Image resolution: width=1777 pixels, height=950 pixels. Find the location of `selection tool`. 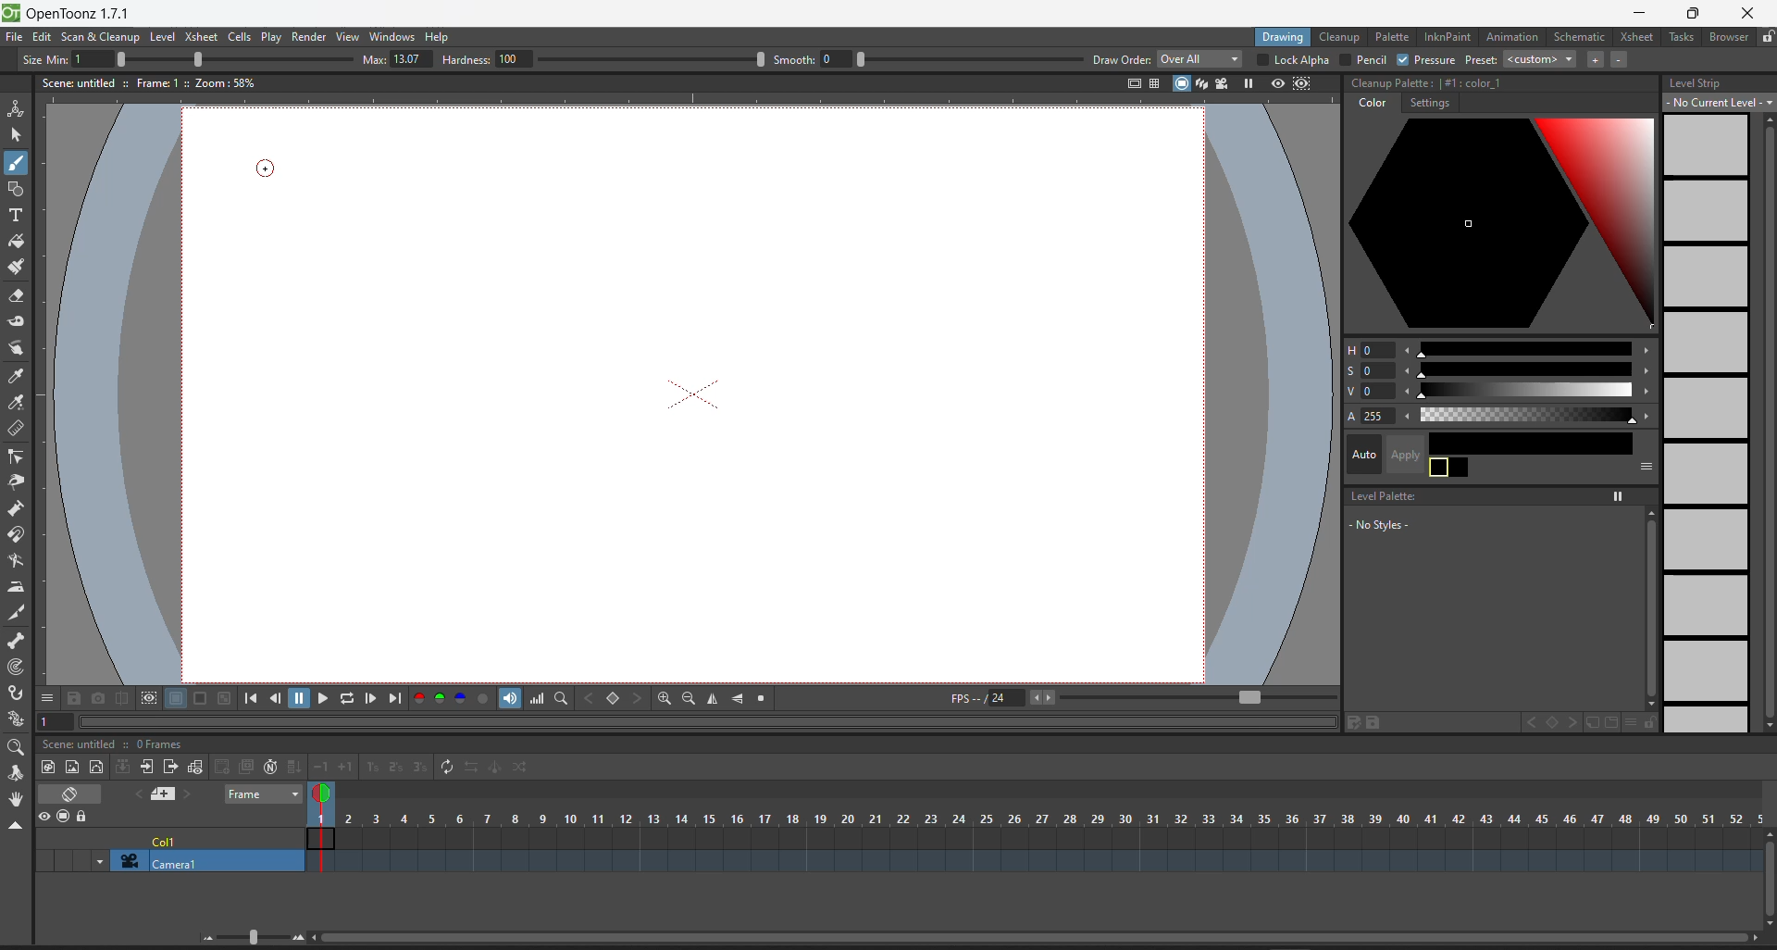

selection tool is located at coordinates (17, 134).